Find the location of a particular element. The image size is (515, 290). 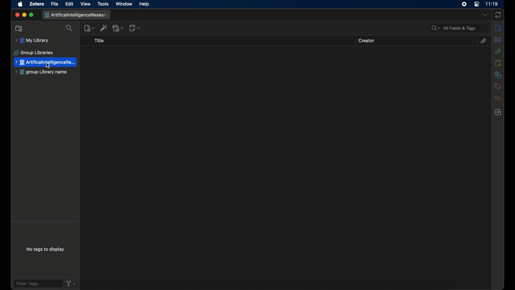

screen recorder is located at coordinates (464, 4).